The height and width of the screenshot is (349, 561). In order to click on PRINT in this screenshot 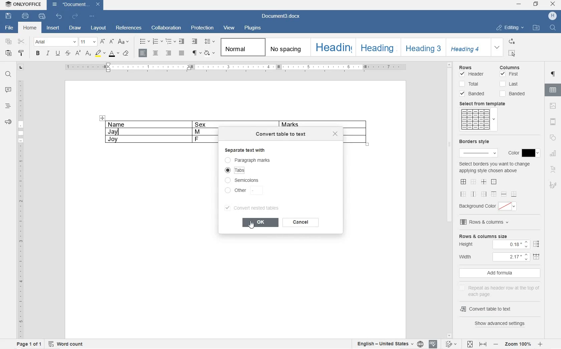, I will do `click(25, 16)`.